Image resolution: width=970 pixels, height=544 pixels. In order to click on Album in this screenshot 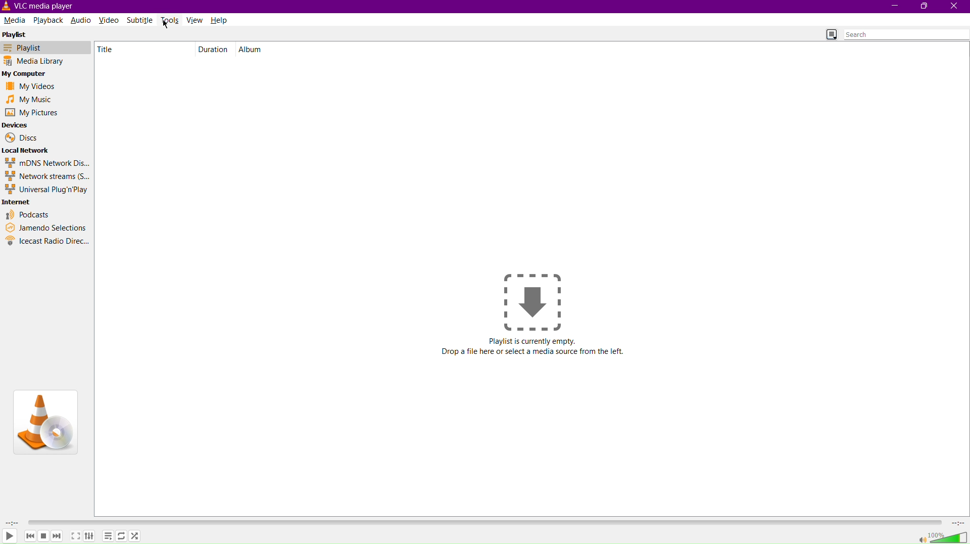, I will do `click(254, 50)`.